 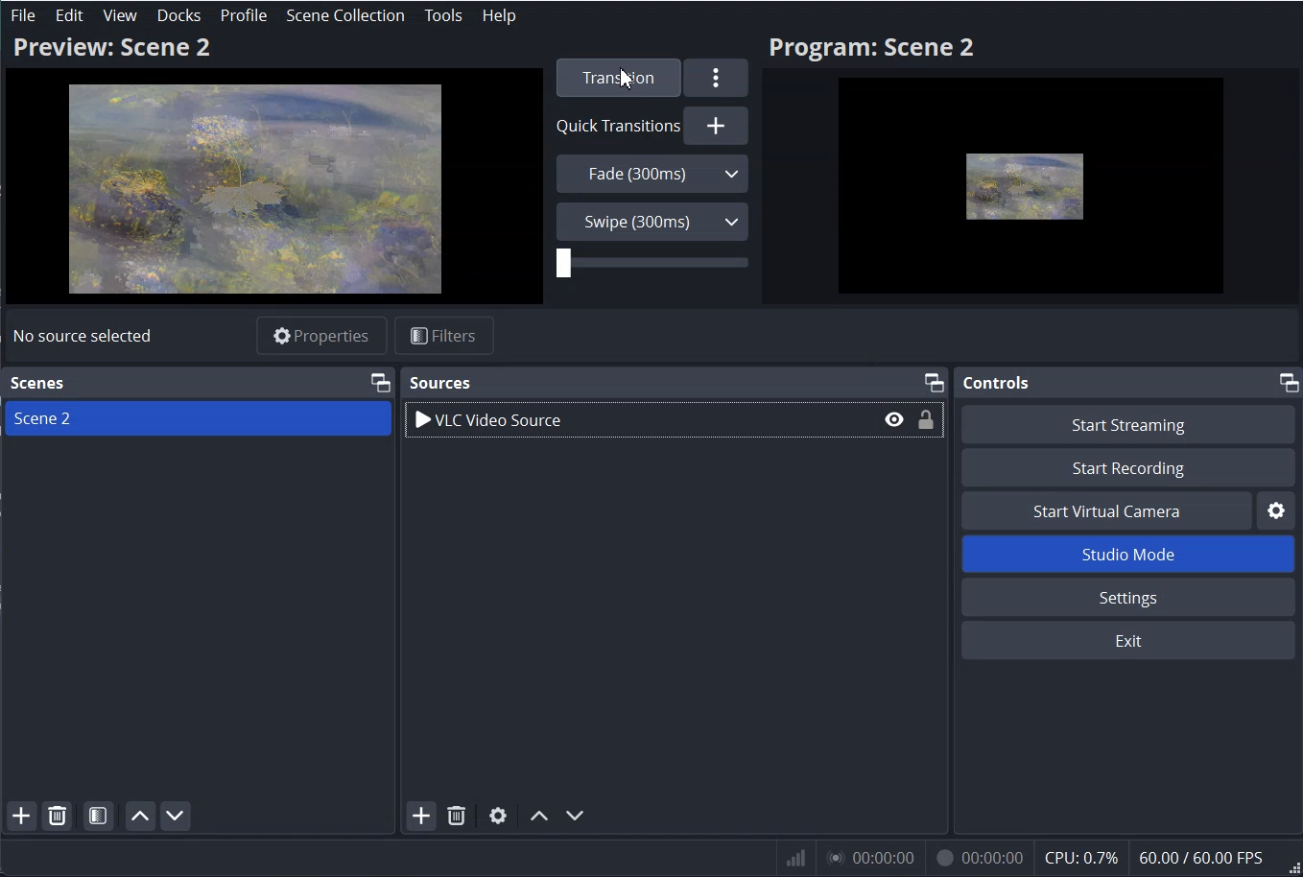 I want to click on Move Source Up, so click(x=536, y=815).